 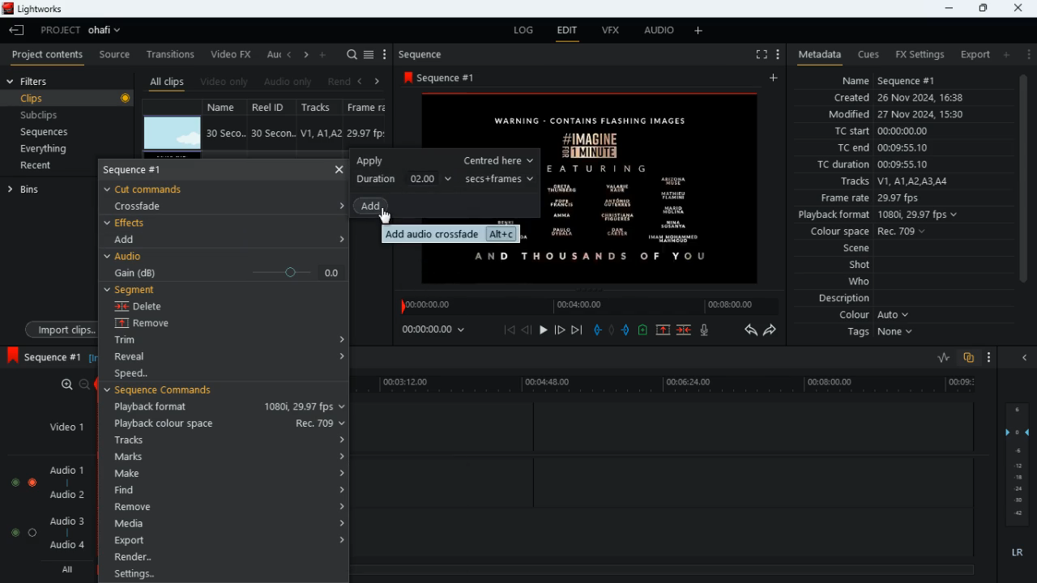 What do you see at coordinates (884, 164) in the screenshot?
I see `tc duration` at bounding box center [884, 164].